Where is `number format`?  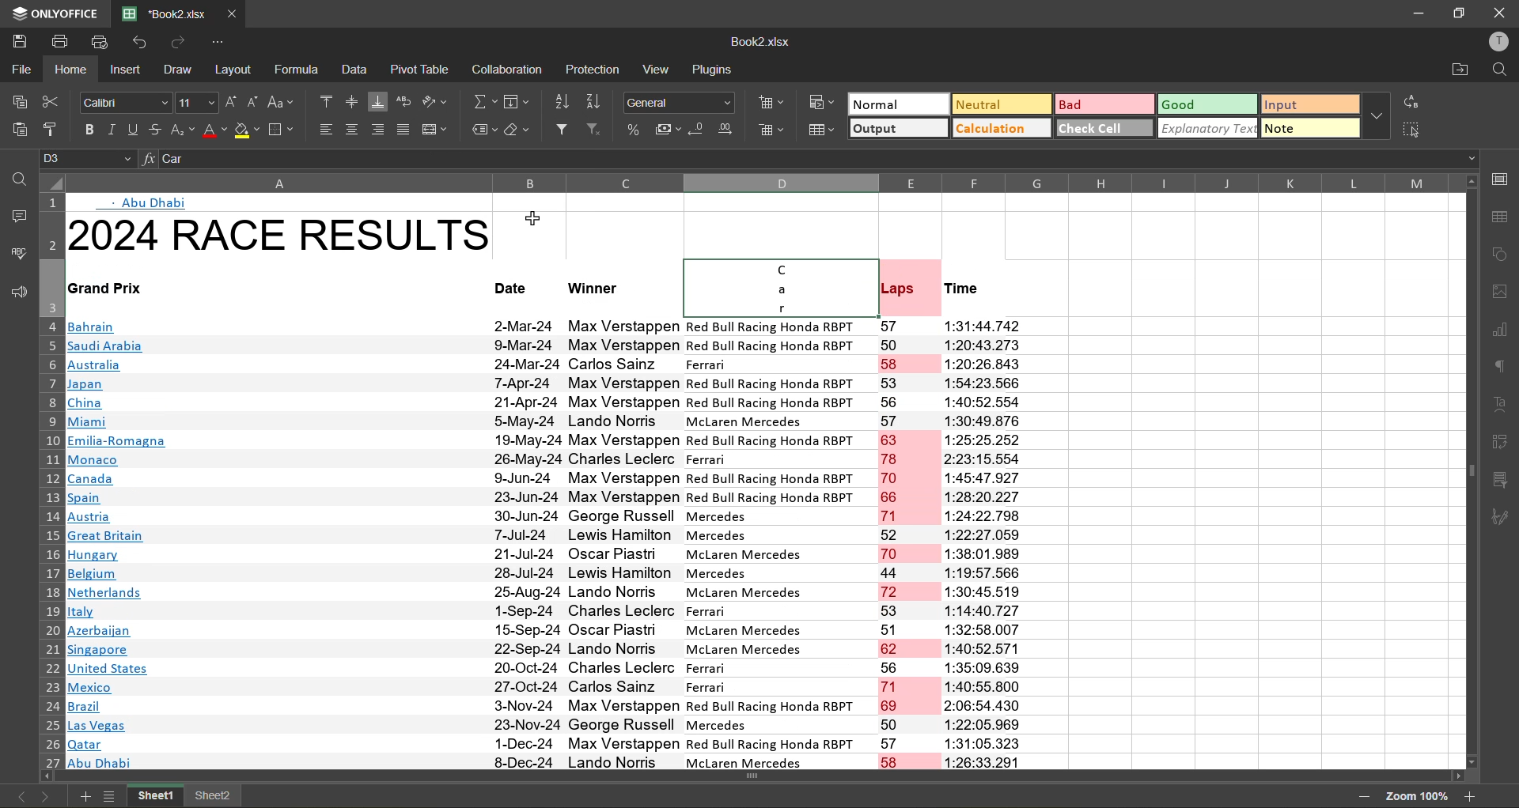 number format is located at coordinates (679, 101).